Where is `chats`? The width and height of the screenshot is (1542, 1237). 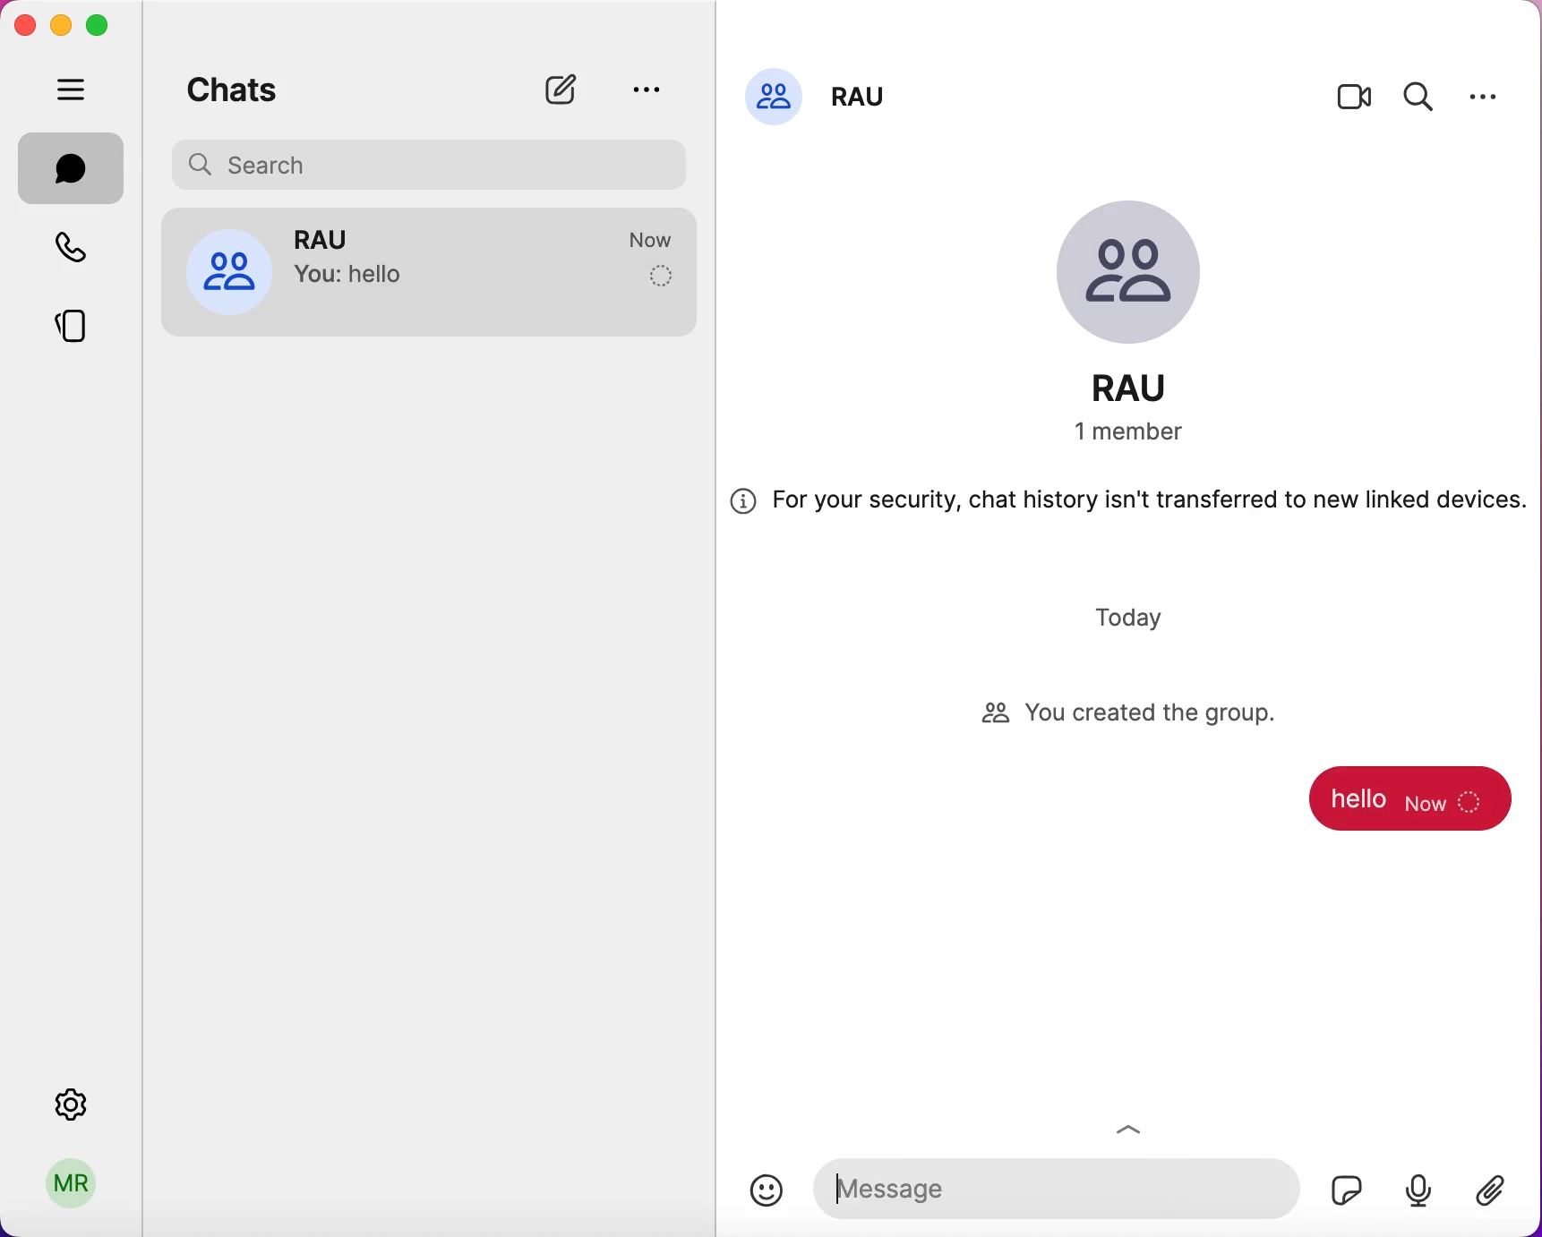 chats is located at coordinates (233, 86).